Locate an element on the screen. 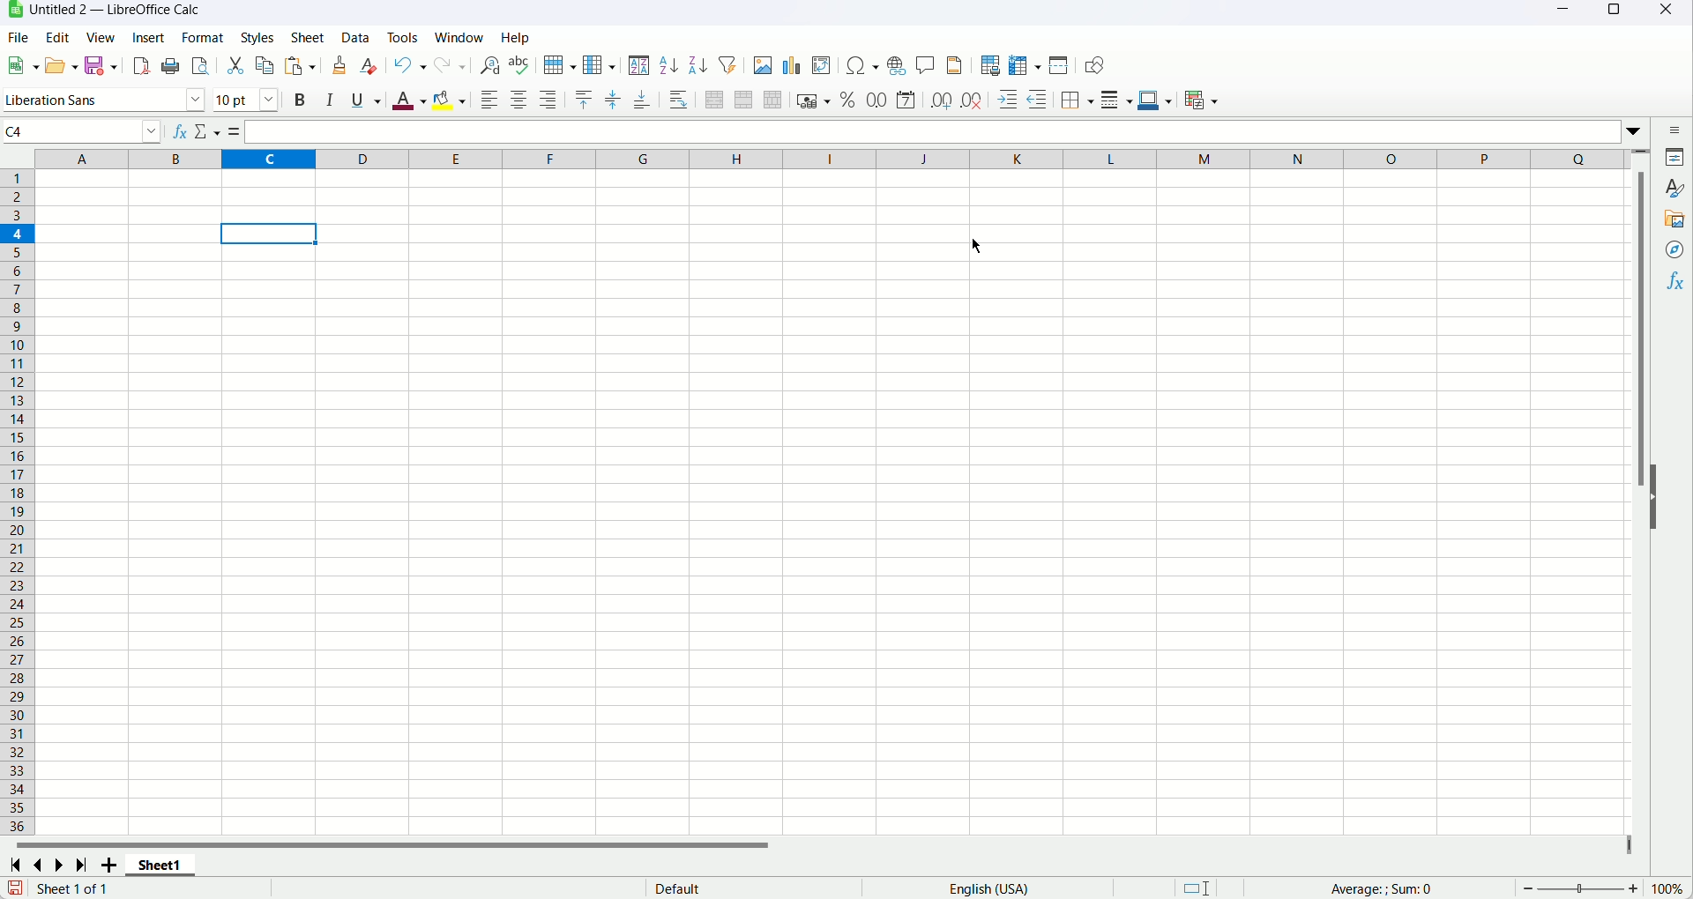 The width and height of the screenshot is (1693, 899). Zoom factor is located at coordinates (1671, 890).